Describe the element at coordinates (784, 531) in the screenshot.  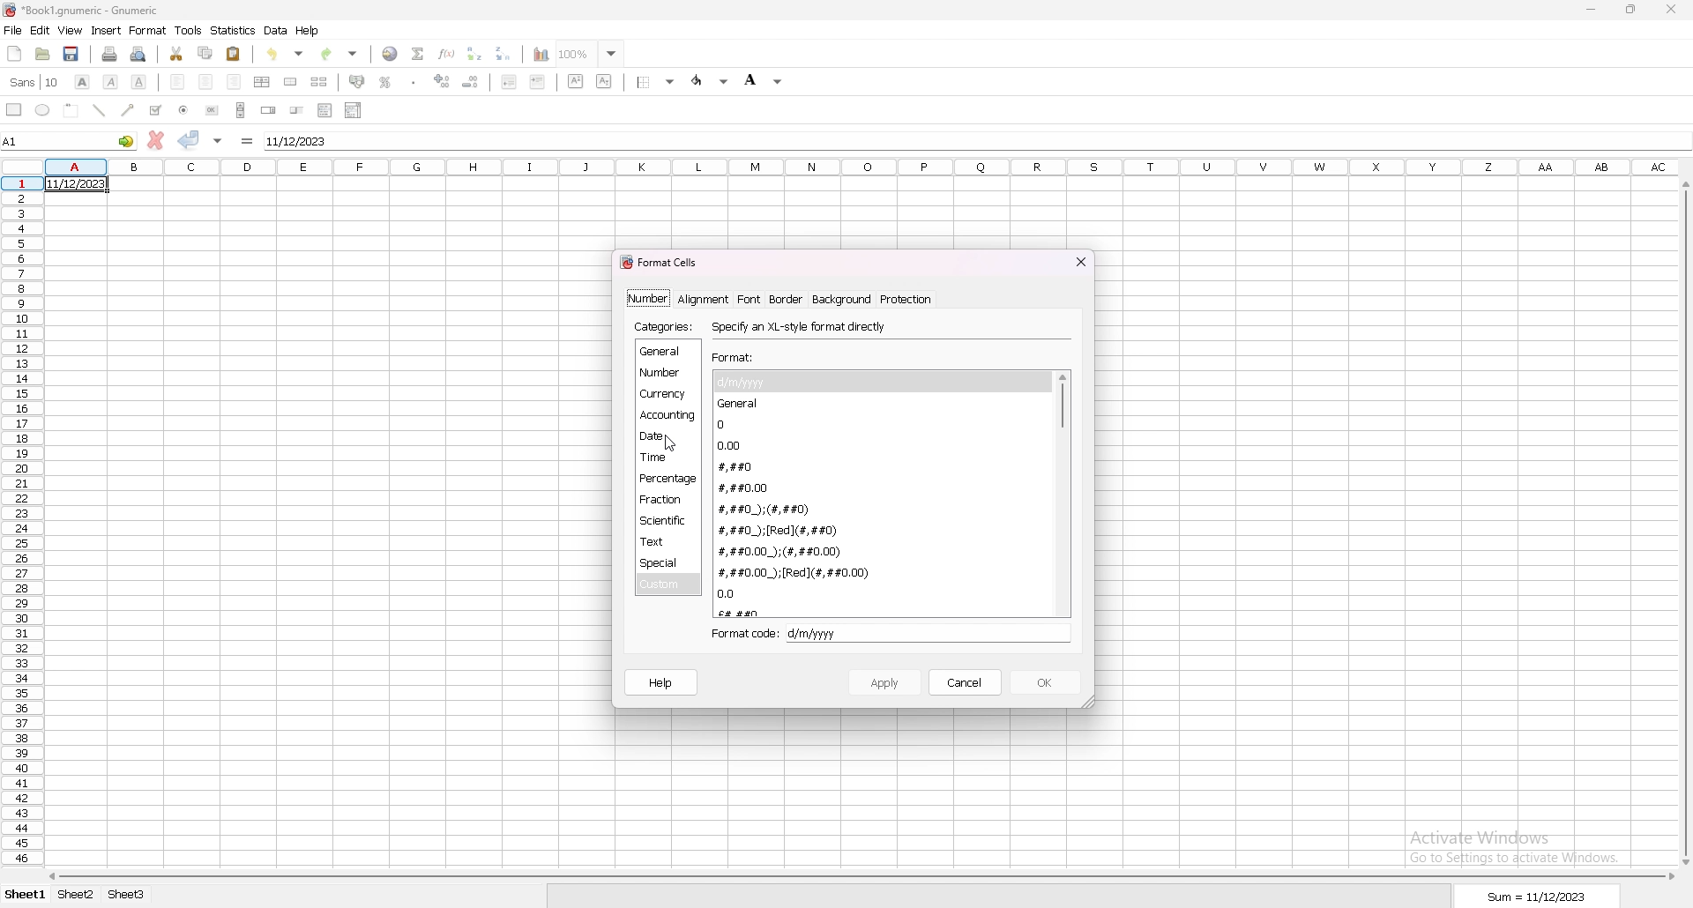
I see `#,##0_);[Red](#,##0)` at that location.